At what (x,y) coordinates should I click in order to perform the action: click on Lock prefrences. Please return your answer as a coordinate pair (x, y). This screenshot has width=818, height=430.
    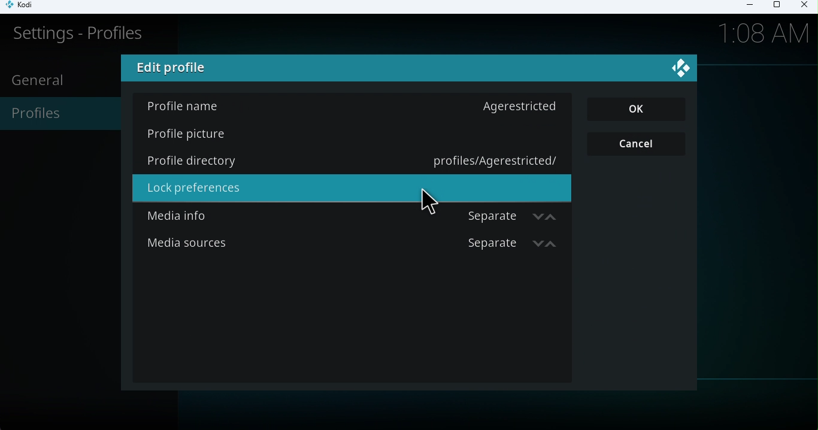
    Looking at the image, I should click on (346, 187).